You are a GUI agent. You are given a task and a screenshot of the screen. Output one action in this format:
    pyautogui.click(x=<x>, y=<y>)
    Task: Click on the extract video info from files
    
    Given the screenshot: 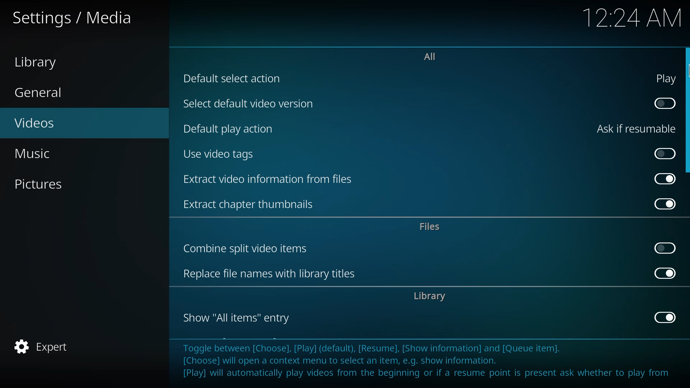 What is the action you would take?
    pyautogui.click(x=270, y=179)
    